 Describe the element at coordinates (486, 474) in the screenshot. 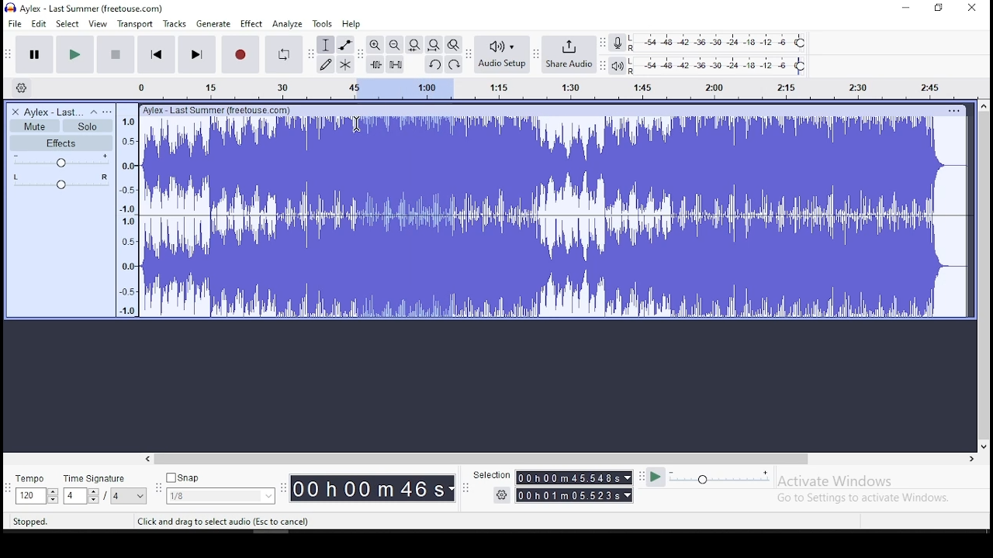

I see `Selection` at that location.